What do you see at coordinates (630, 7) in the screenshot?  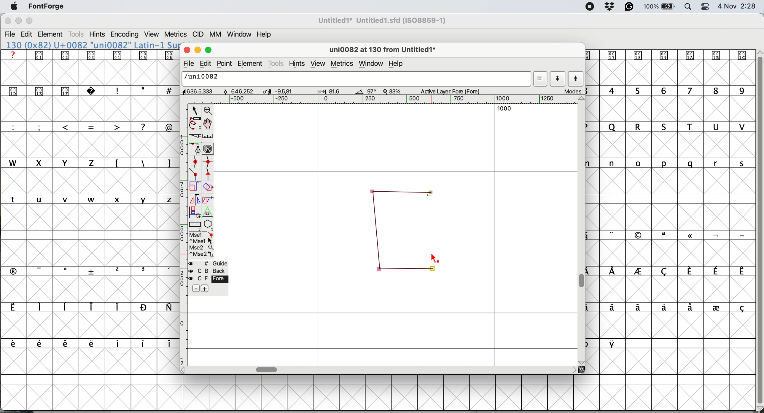 I see `grammarly` at bounding box center [630, 7].